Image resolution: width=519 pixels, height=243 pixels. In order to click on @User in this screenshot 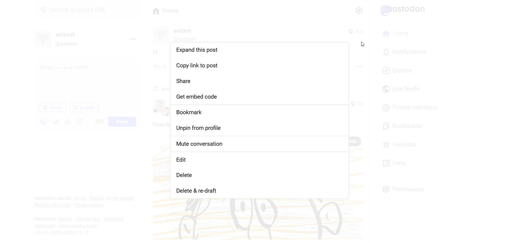, I will do `click(69, 44)`.